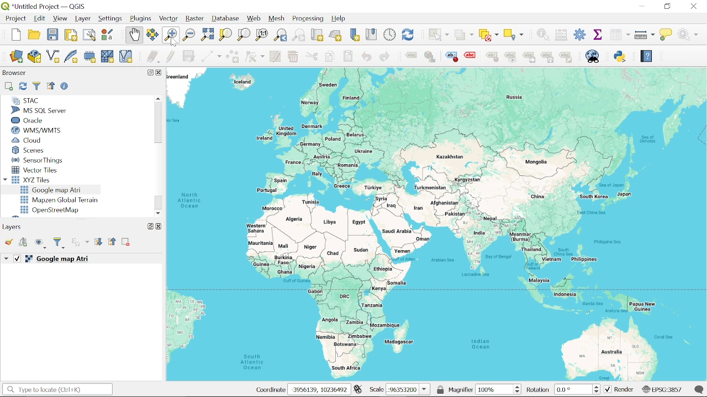  Describe the element at coordinates (60, 19) in the screenshot. I see `View` at that location.